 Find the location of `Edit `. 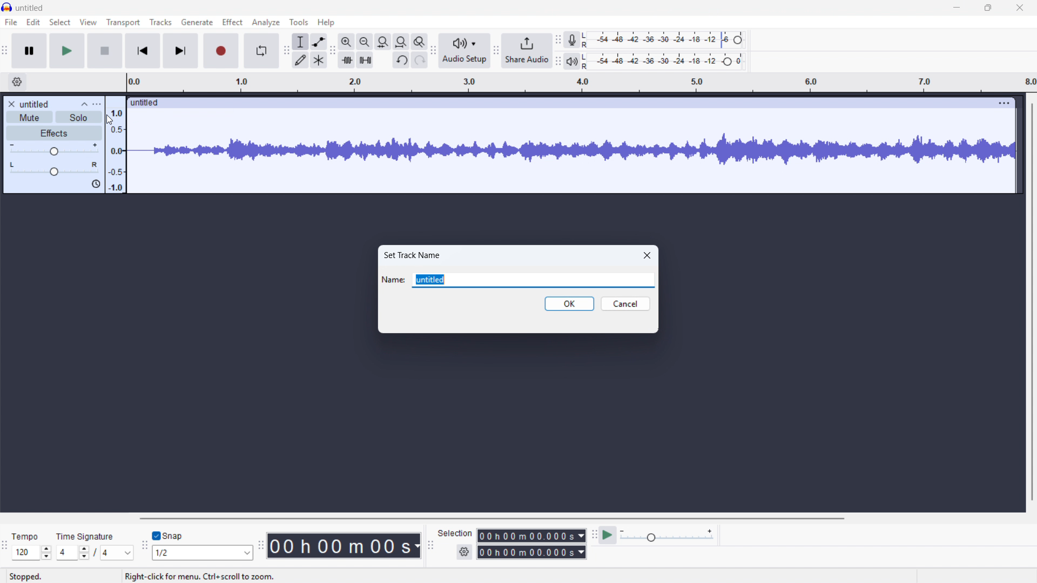

Edit  is located at coordinates (33, 23).